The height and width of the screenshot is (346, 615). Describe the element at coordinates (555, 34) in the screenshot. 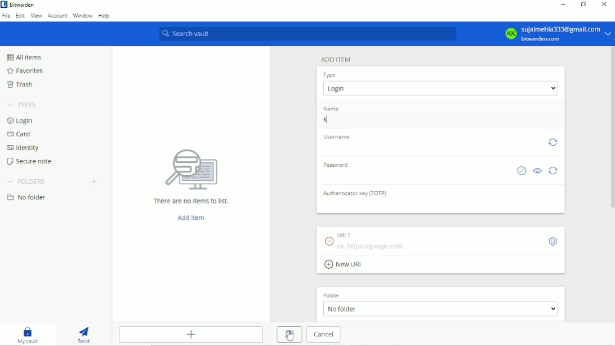

I see `KK sujalmehla333@gmail.com         bitwarden.com` at that location.